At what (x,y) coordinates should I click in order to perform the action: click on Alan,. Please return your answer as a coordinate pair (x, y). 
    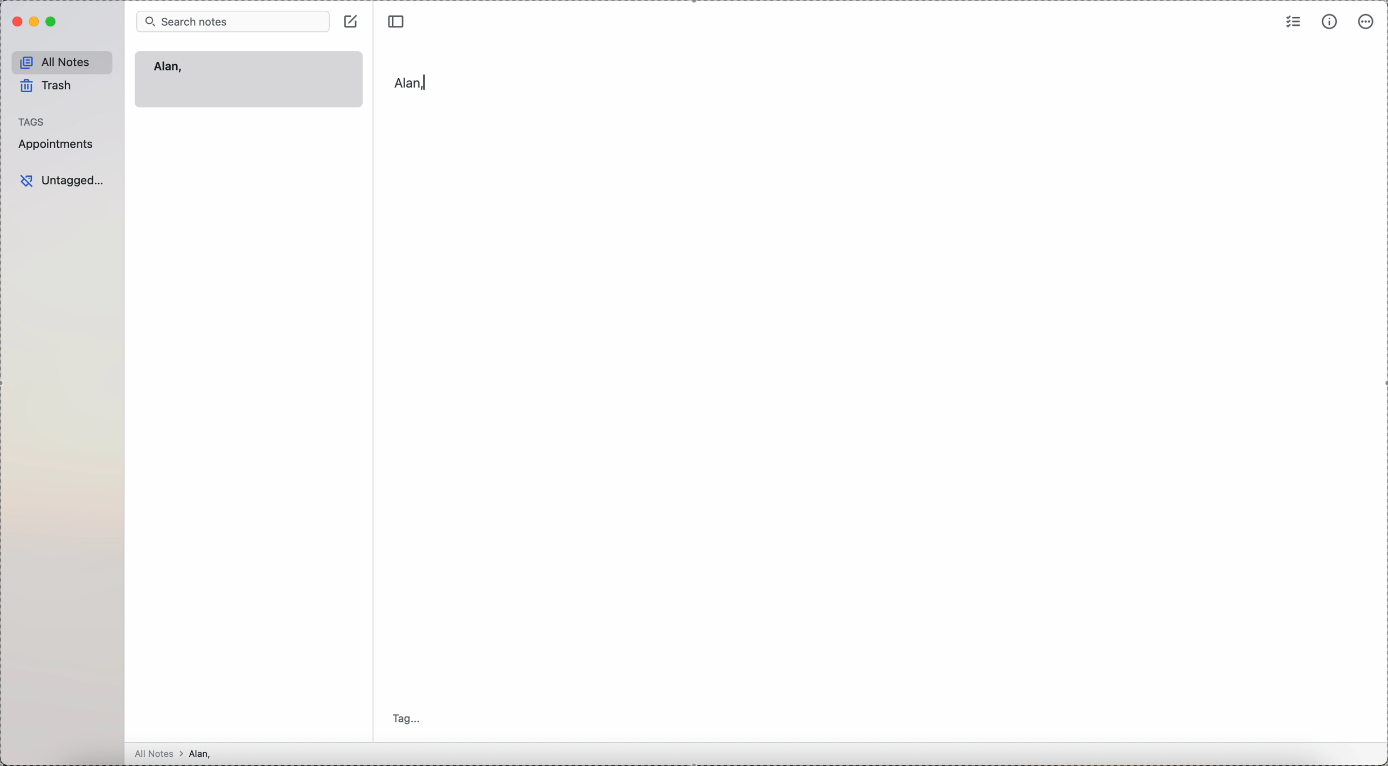
    Looking at the image, I should click on (169, 67).